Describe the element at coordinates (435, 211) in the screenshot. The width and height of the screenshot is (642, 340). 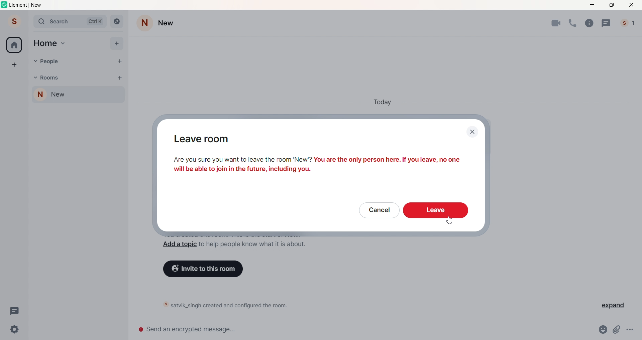
I see `Leave` at that location.